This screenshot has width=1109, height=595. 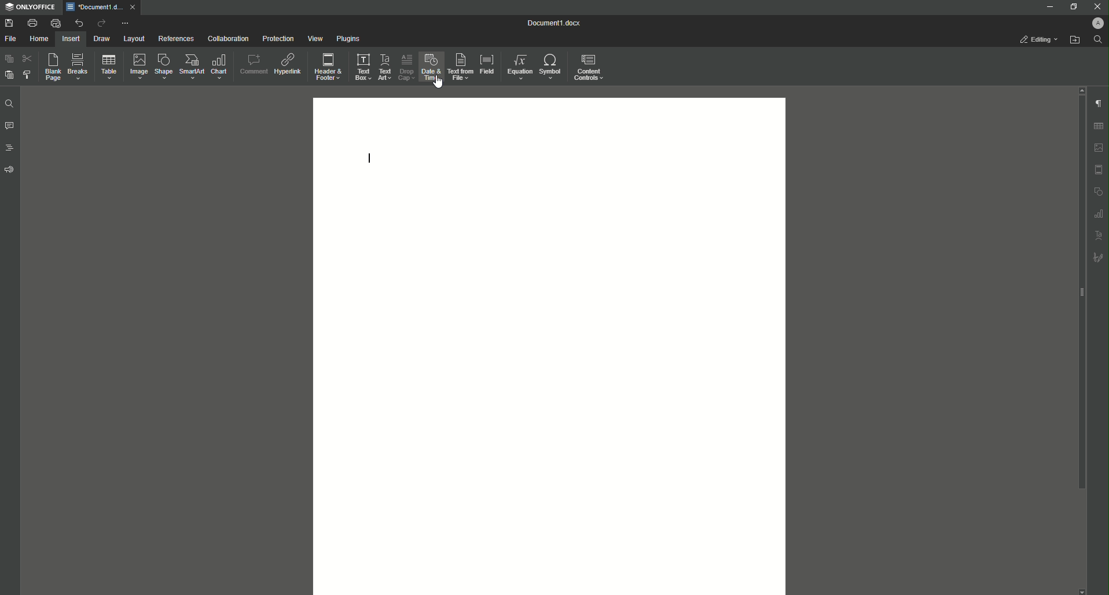 What do you see at coordinates (1097, 102) in the screenshot?
I see `Paragraph Settings` at bounding box center [1097, 102].